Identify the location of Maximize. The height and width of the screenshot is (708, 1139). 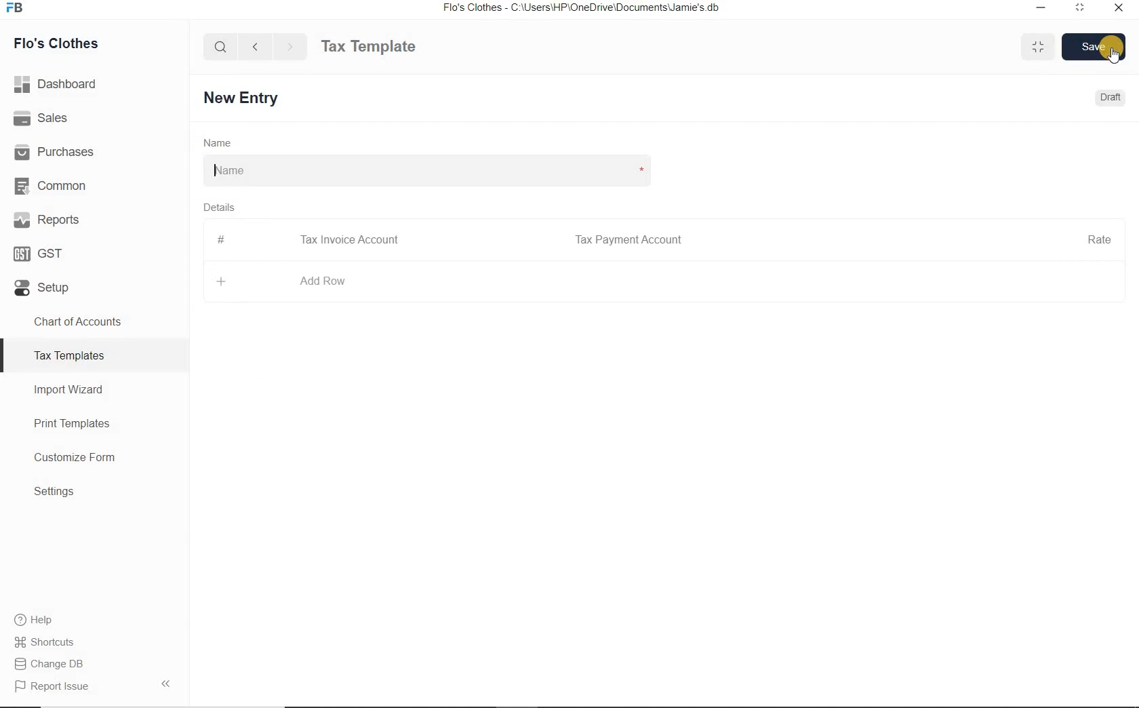
(1038, 46).